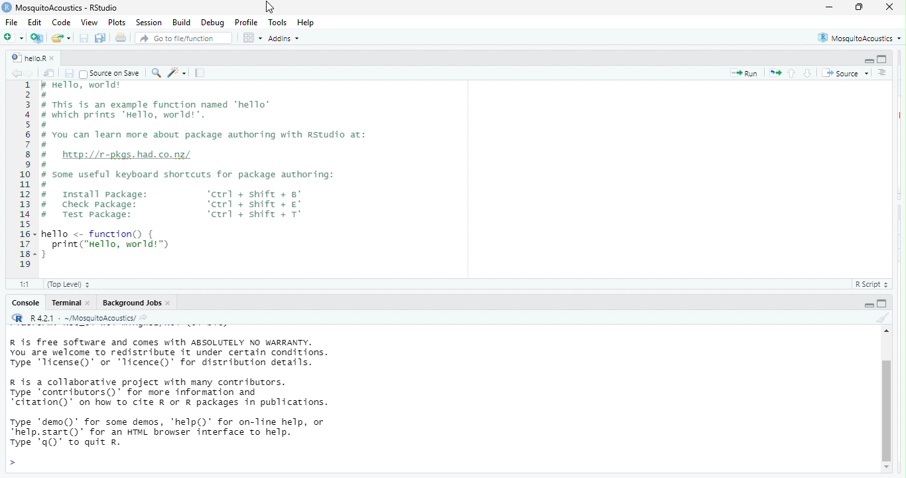 The width and height of the screenshot is (906, 478). What do you see at coordinates (23, 285) in the screenshot?
I see `1:1` at bounding box center [23, 285].